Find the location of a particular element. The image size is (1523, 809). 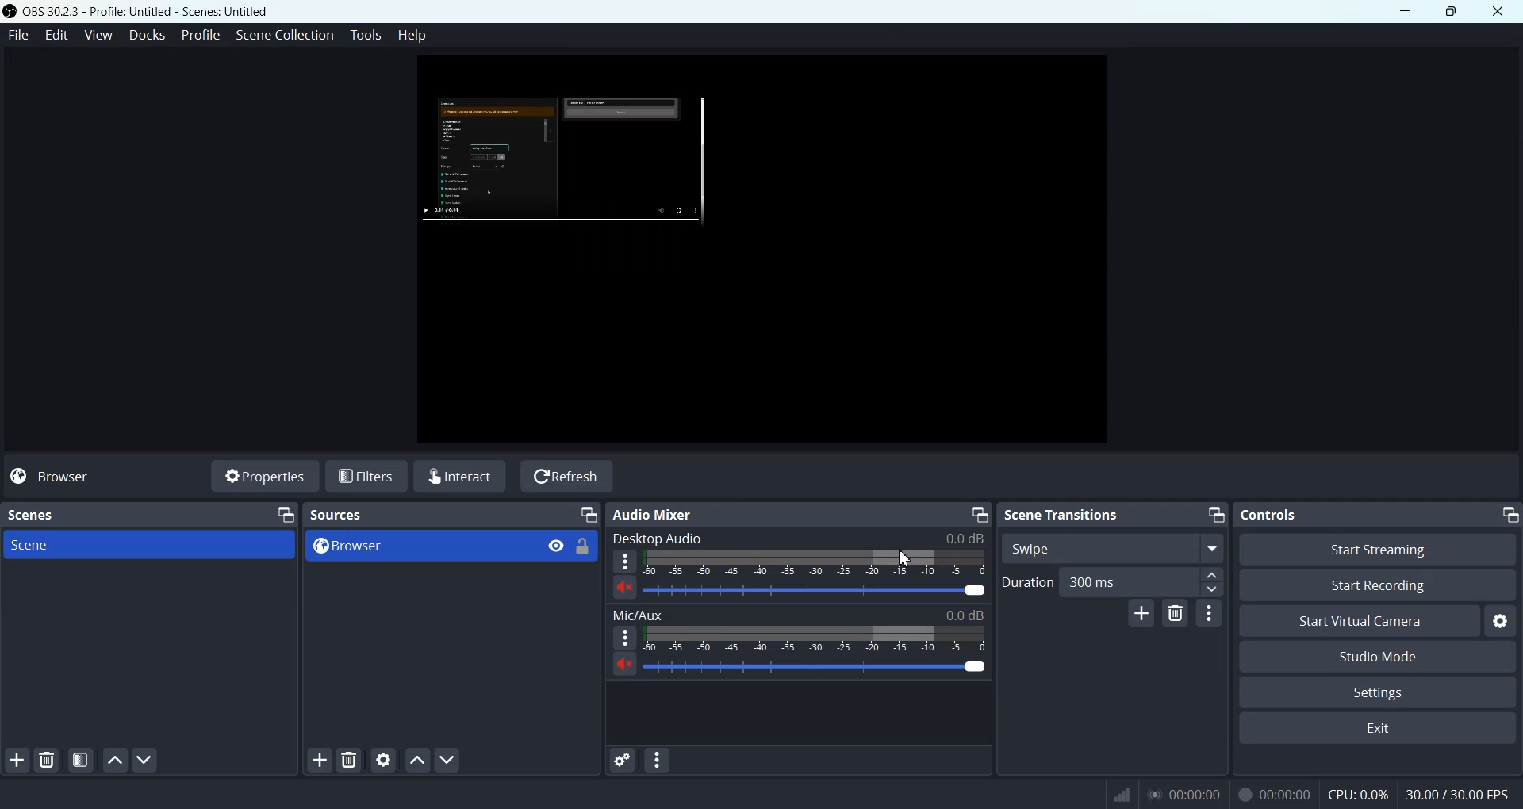

Transition properties is located at coordinates (1210, 615).